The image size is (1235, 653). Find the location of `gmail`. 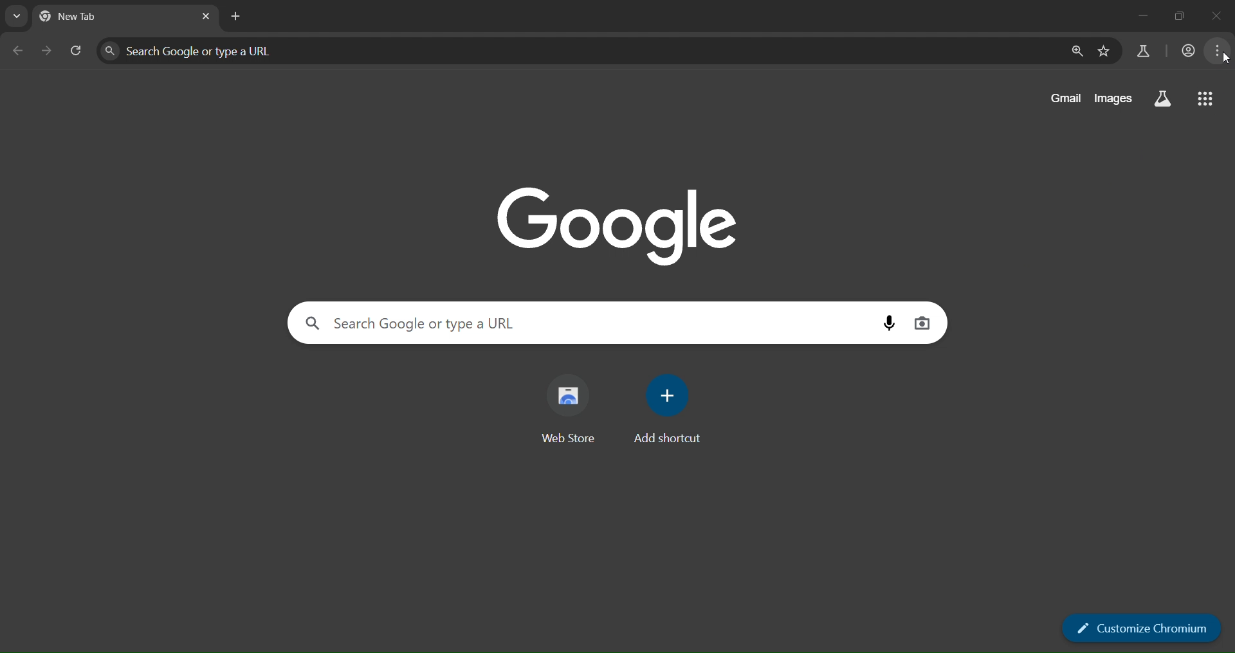

gmail is located at coordinates (1063, 96).